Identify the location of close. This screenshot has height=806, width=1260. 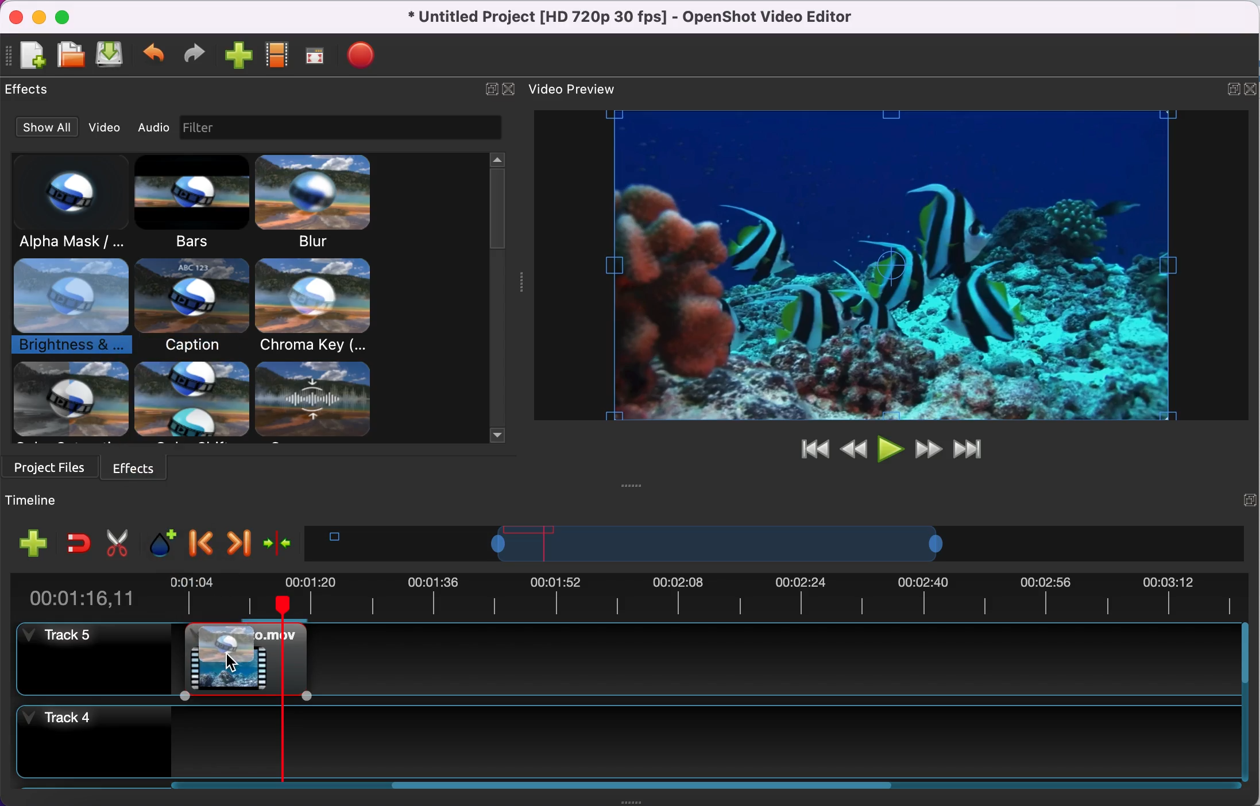
(509, 88).